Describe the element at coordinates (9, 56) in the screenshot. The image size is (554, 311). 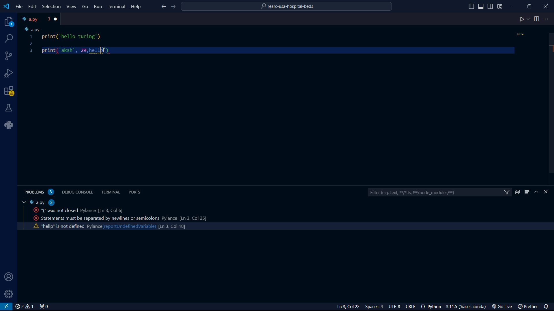
I see `connections` at that location.